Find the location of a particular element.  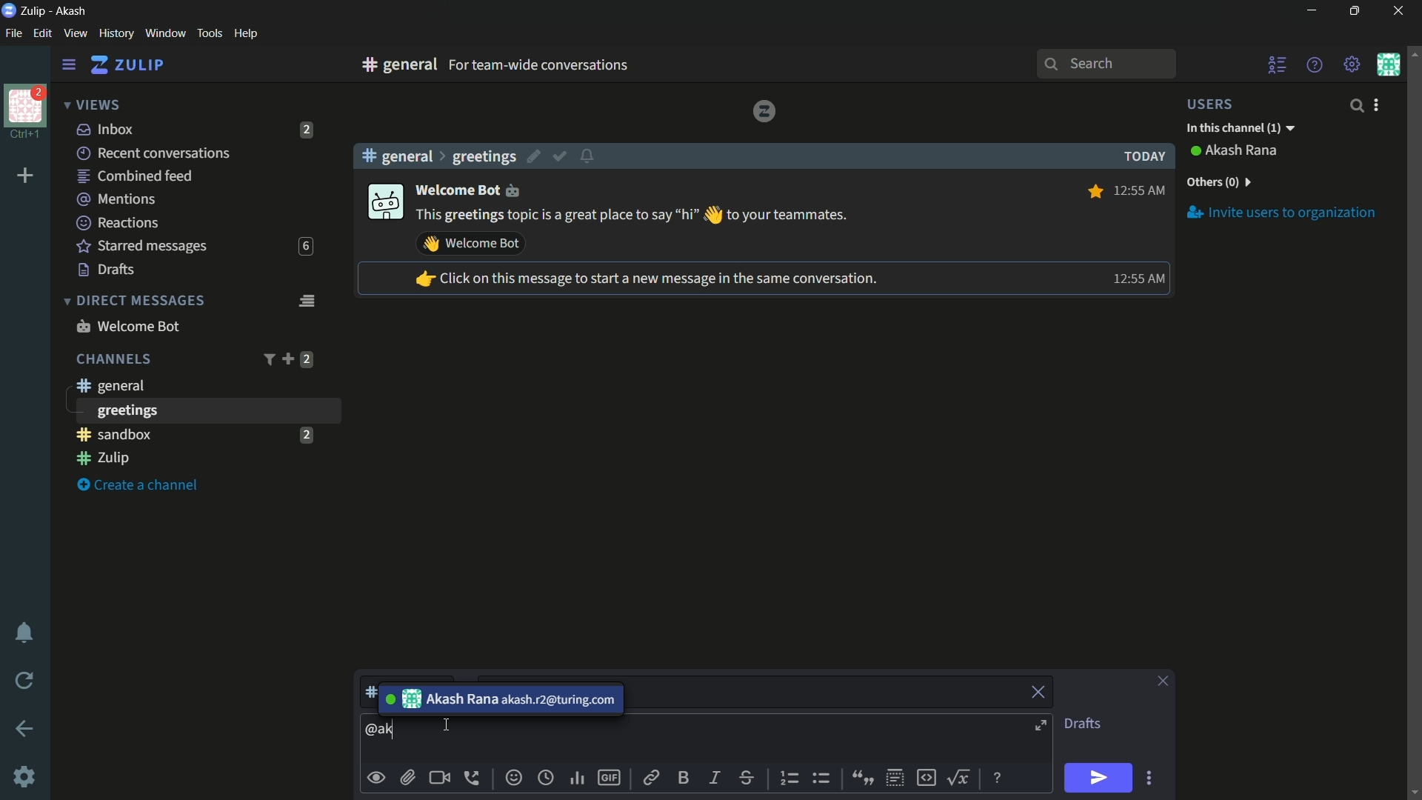

# general is located at coordinates (397, 156).